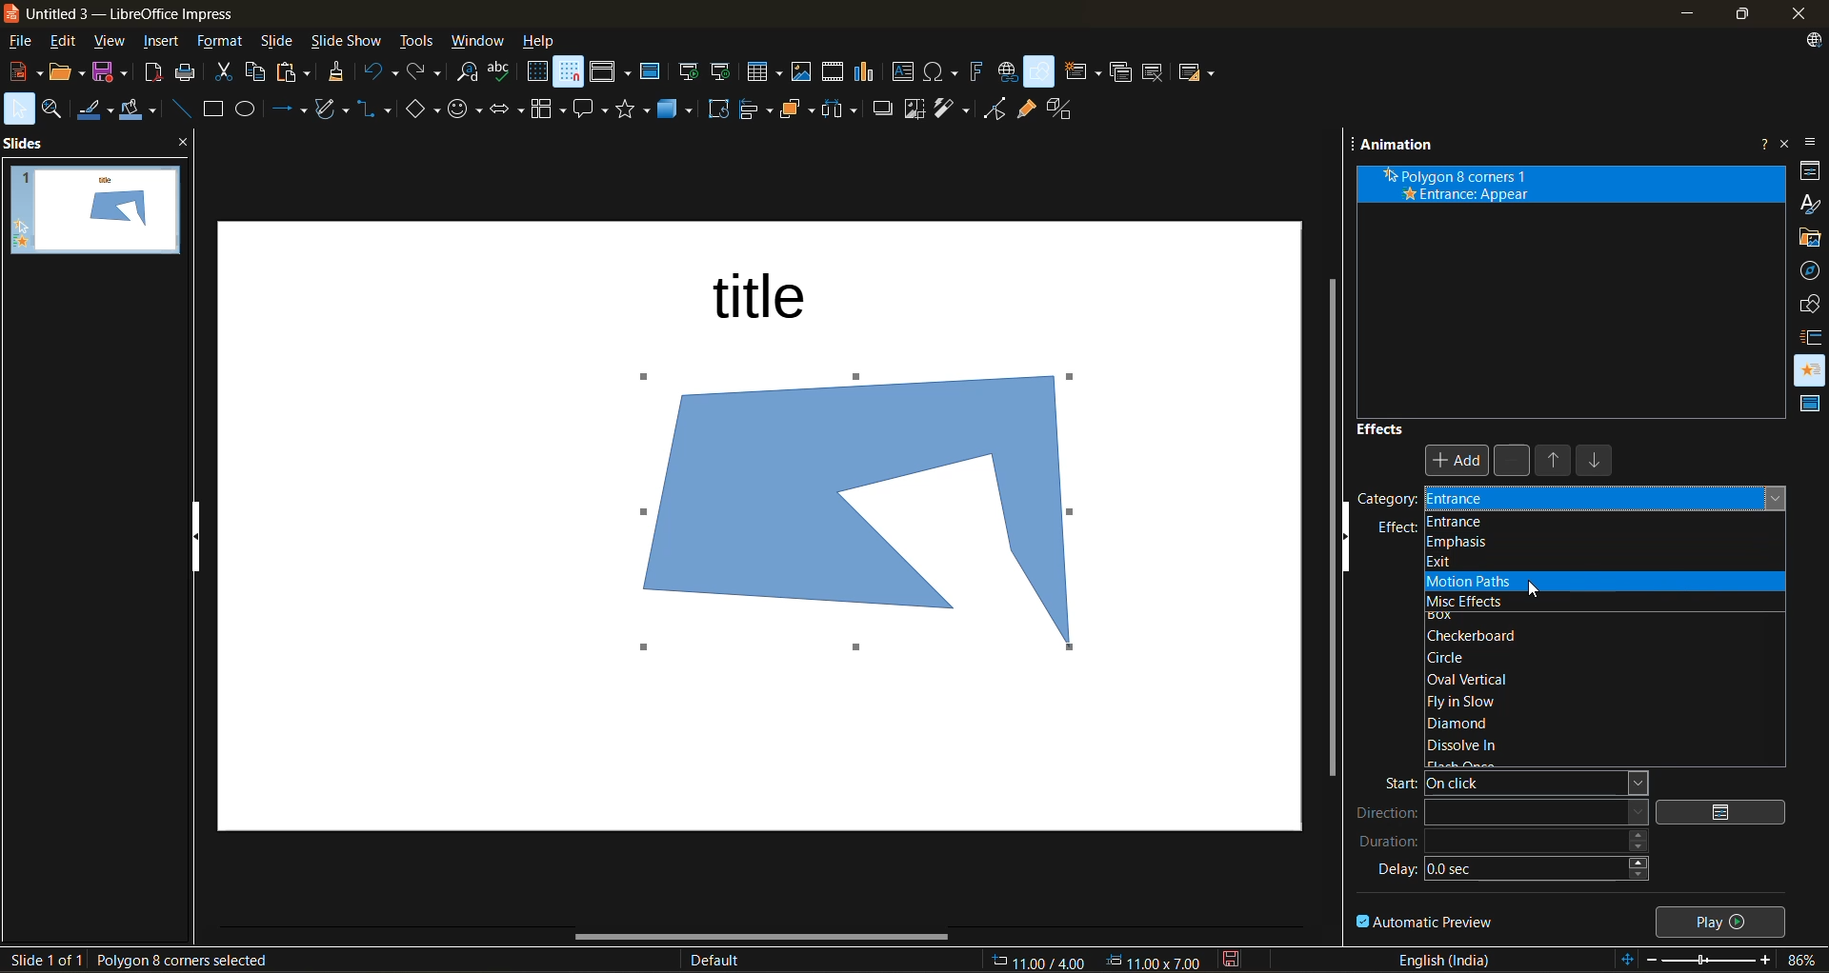 The height and width of the screenshot is (973, 1829). Describe the element at coordinates (1816, 142) in the screenshot. I see `sidebar settings` at that location.